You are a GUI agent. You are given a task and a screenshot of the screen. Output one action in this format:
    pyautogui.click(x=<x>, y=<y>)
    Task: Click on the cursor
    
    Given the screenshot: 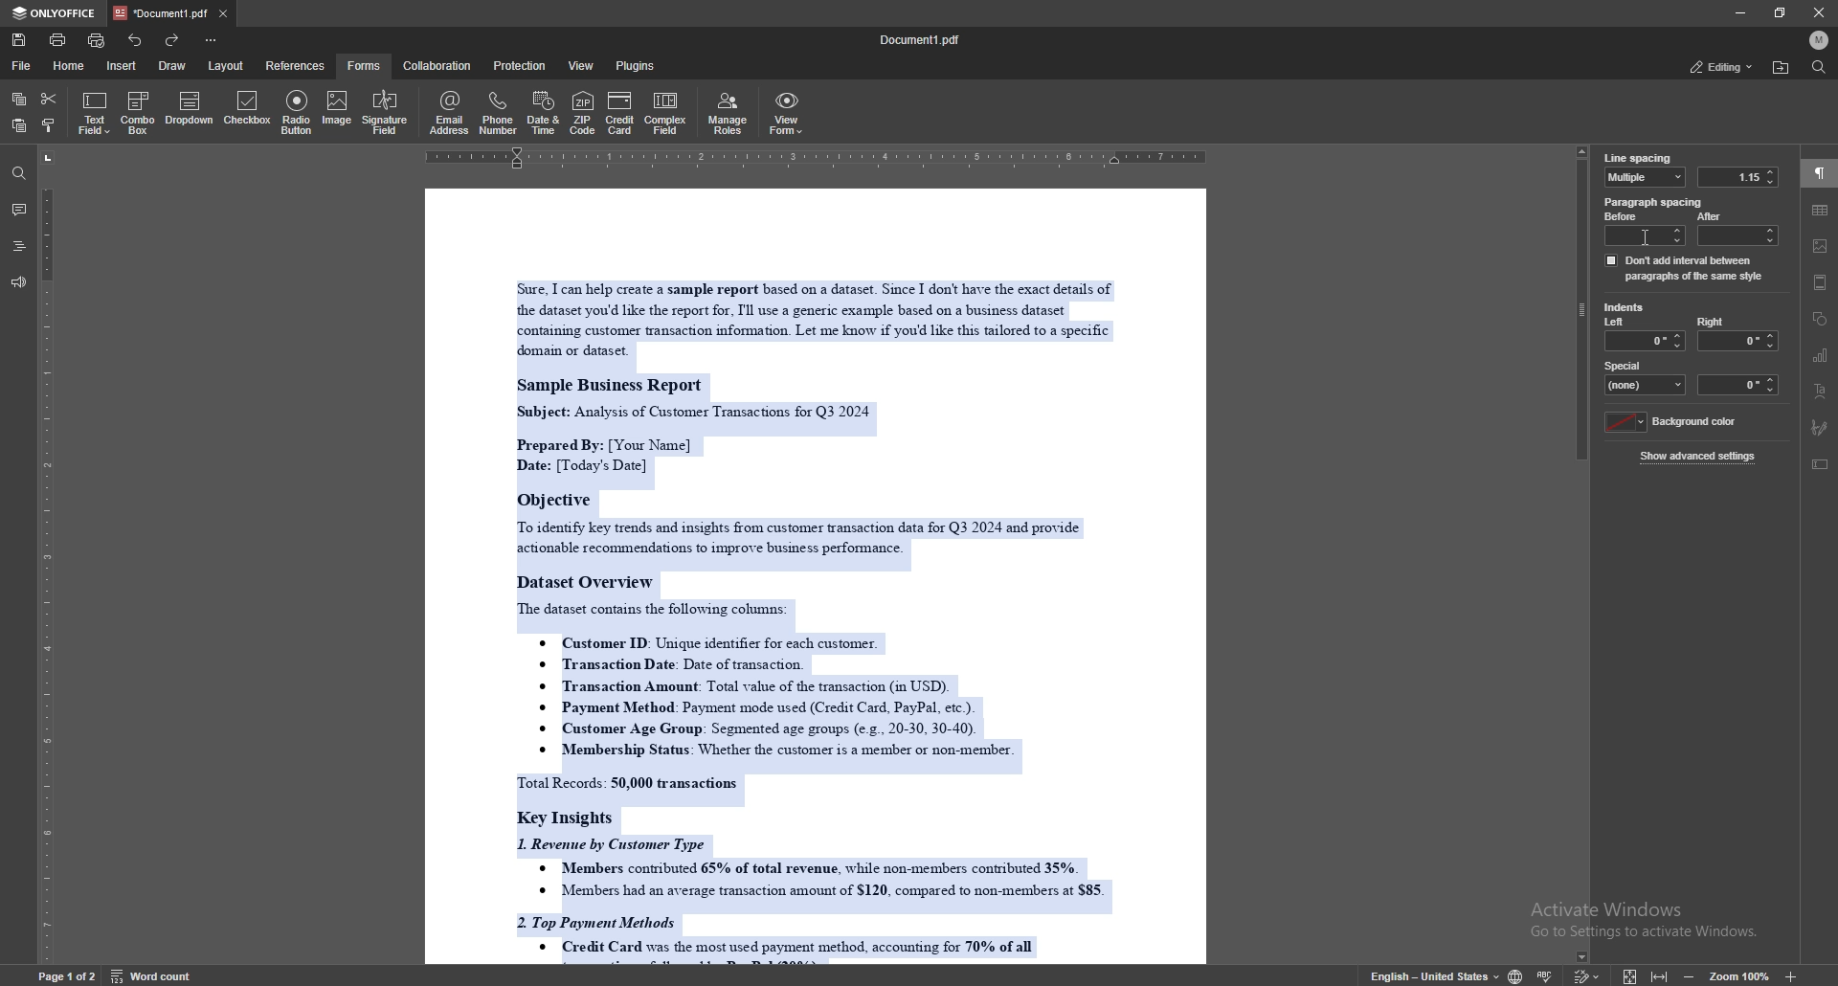 What is the action you would take?
    pyautogui.click(x=1652, y=235)
    